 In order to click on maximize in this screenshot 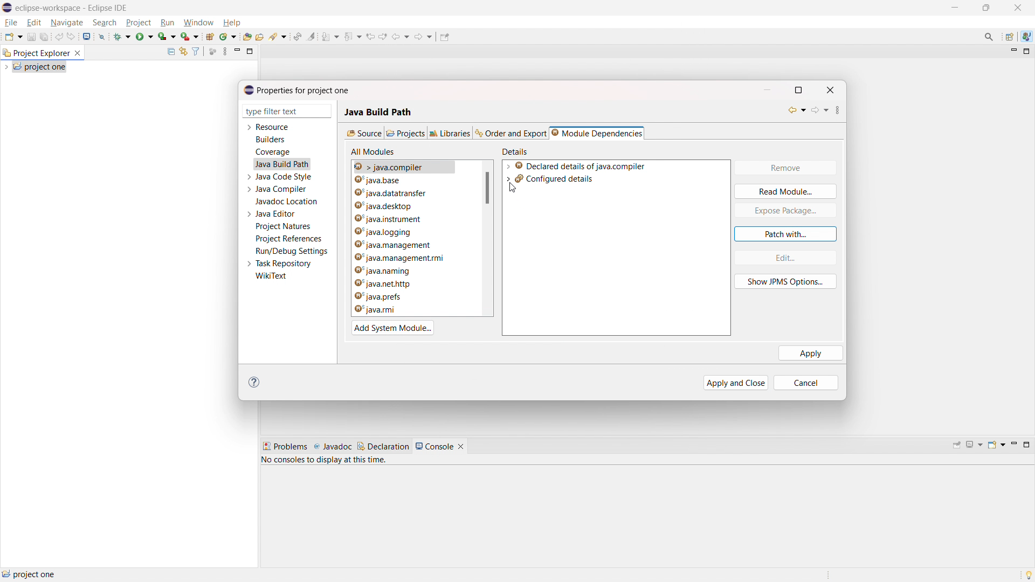, I will do `click(1026, 445)`.